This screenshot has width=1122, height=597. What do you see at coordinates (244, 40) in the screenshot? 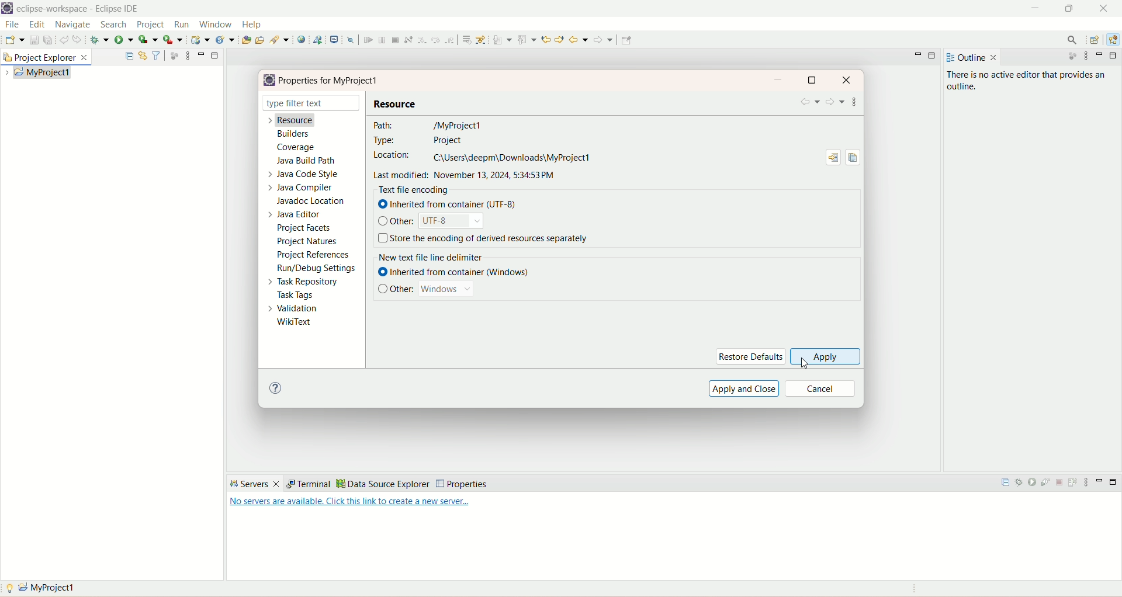
I see `open type` at bounding box center [244, 40].